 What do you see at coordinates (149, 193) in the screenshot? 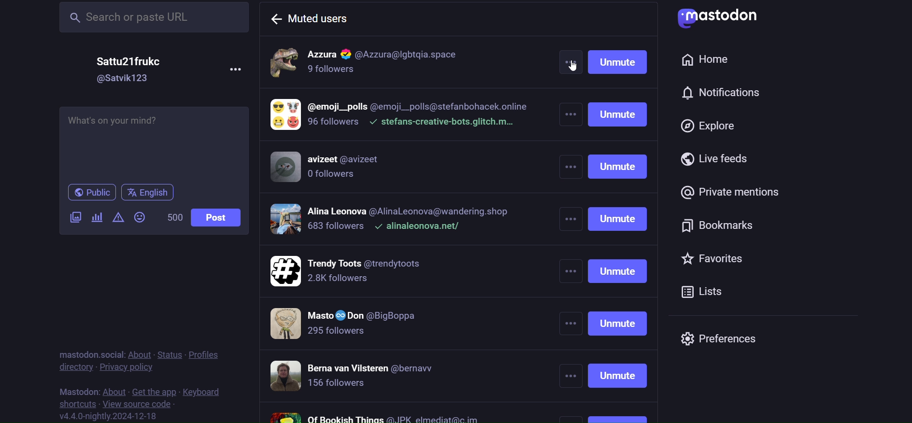
I see `language` at bounding box center [149, 193].